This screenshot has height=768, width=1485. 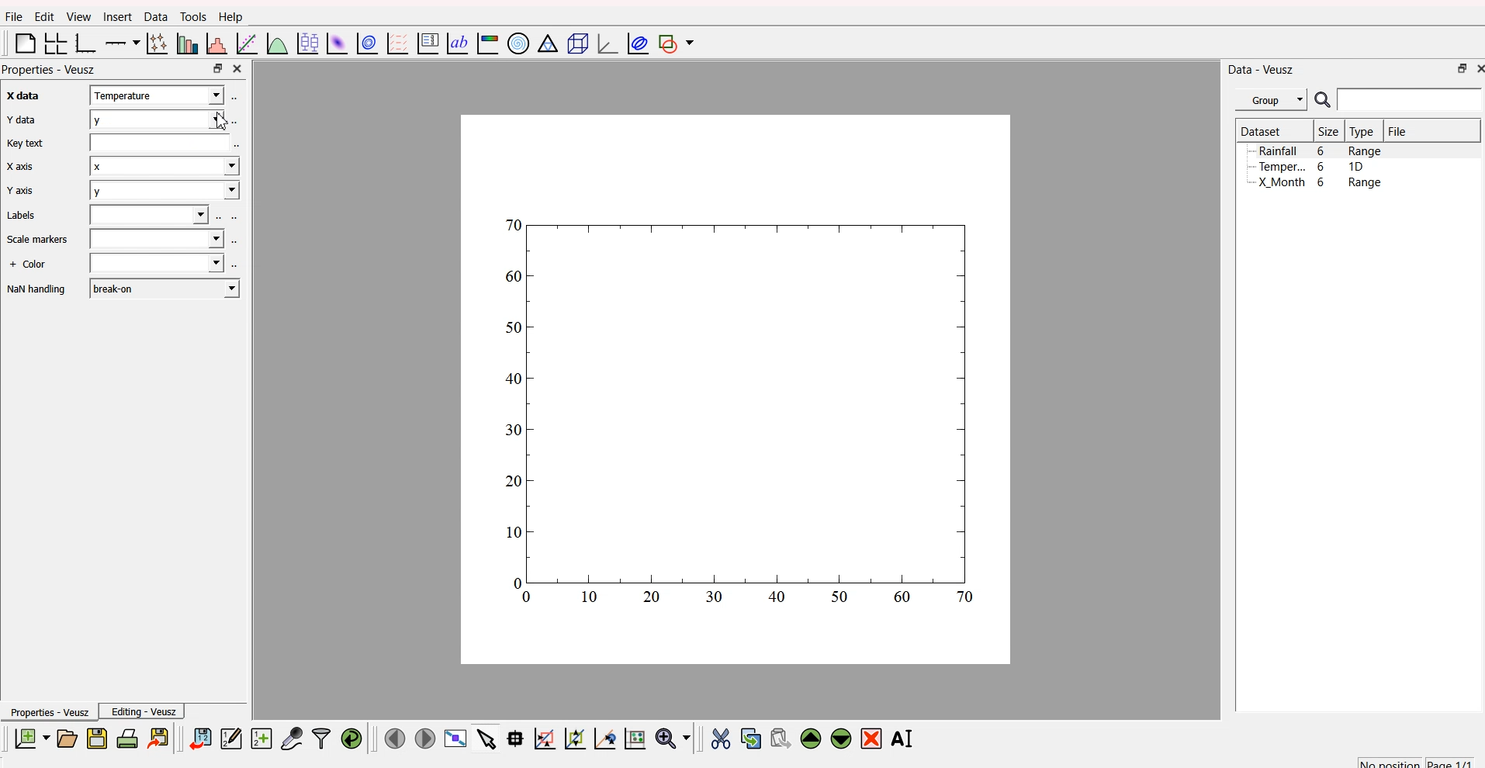 What do you see at coordinates (602, 43) in the screenshot?
I see `3D graph` at bounding box center [602, 43].